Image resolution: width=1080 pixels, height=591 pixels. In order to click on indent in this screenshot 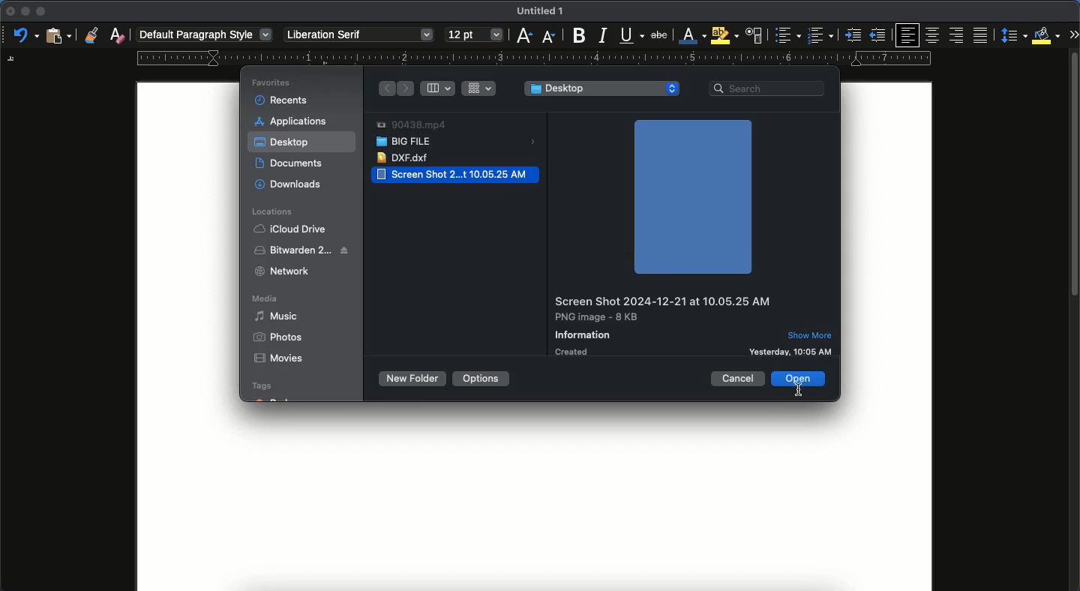, I will do `click(854, 35)`.